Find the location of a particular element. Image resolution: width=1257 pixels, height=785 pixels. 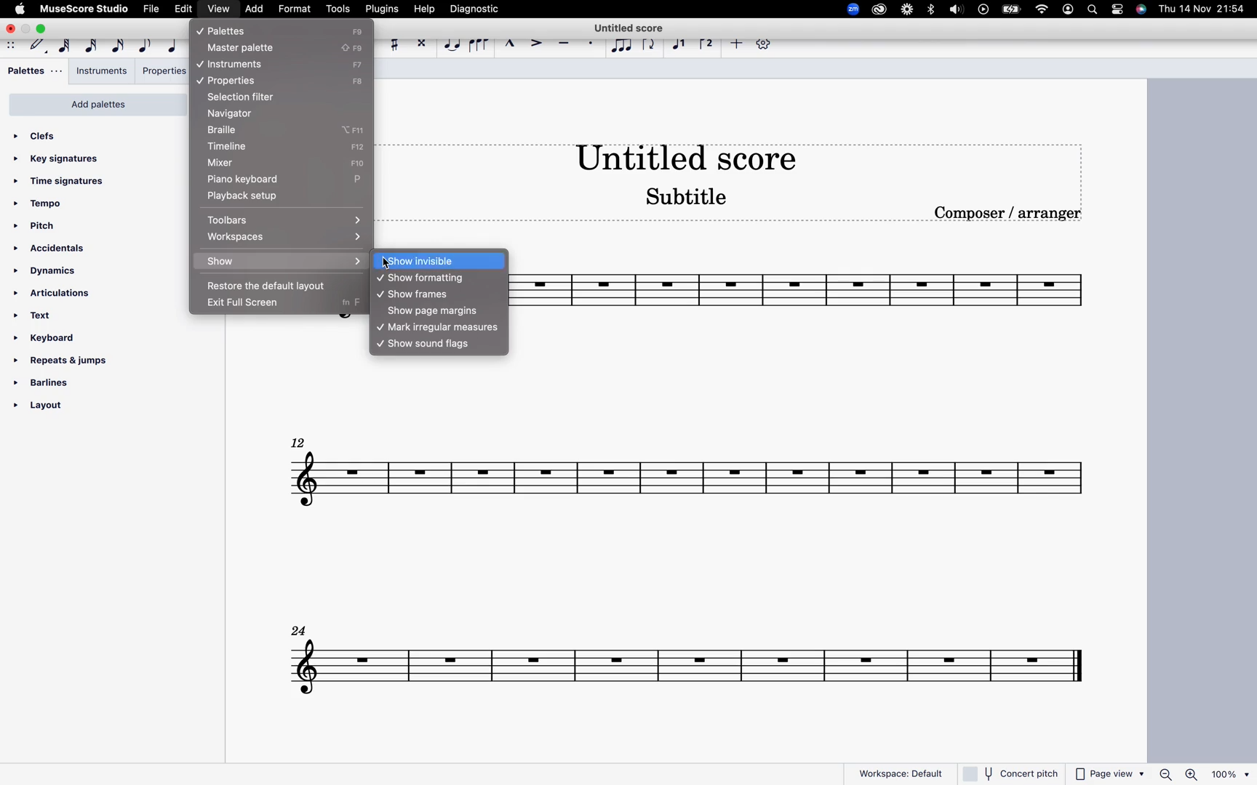

settings is located at coordinates (762, 47).